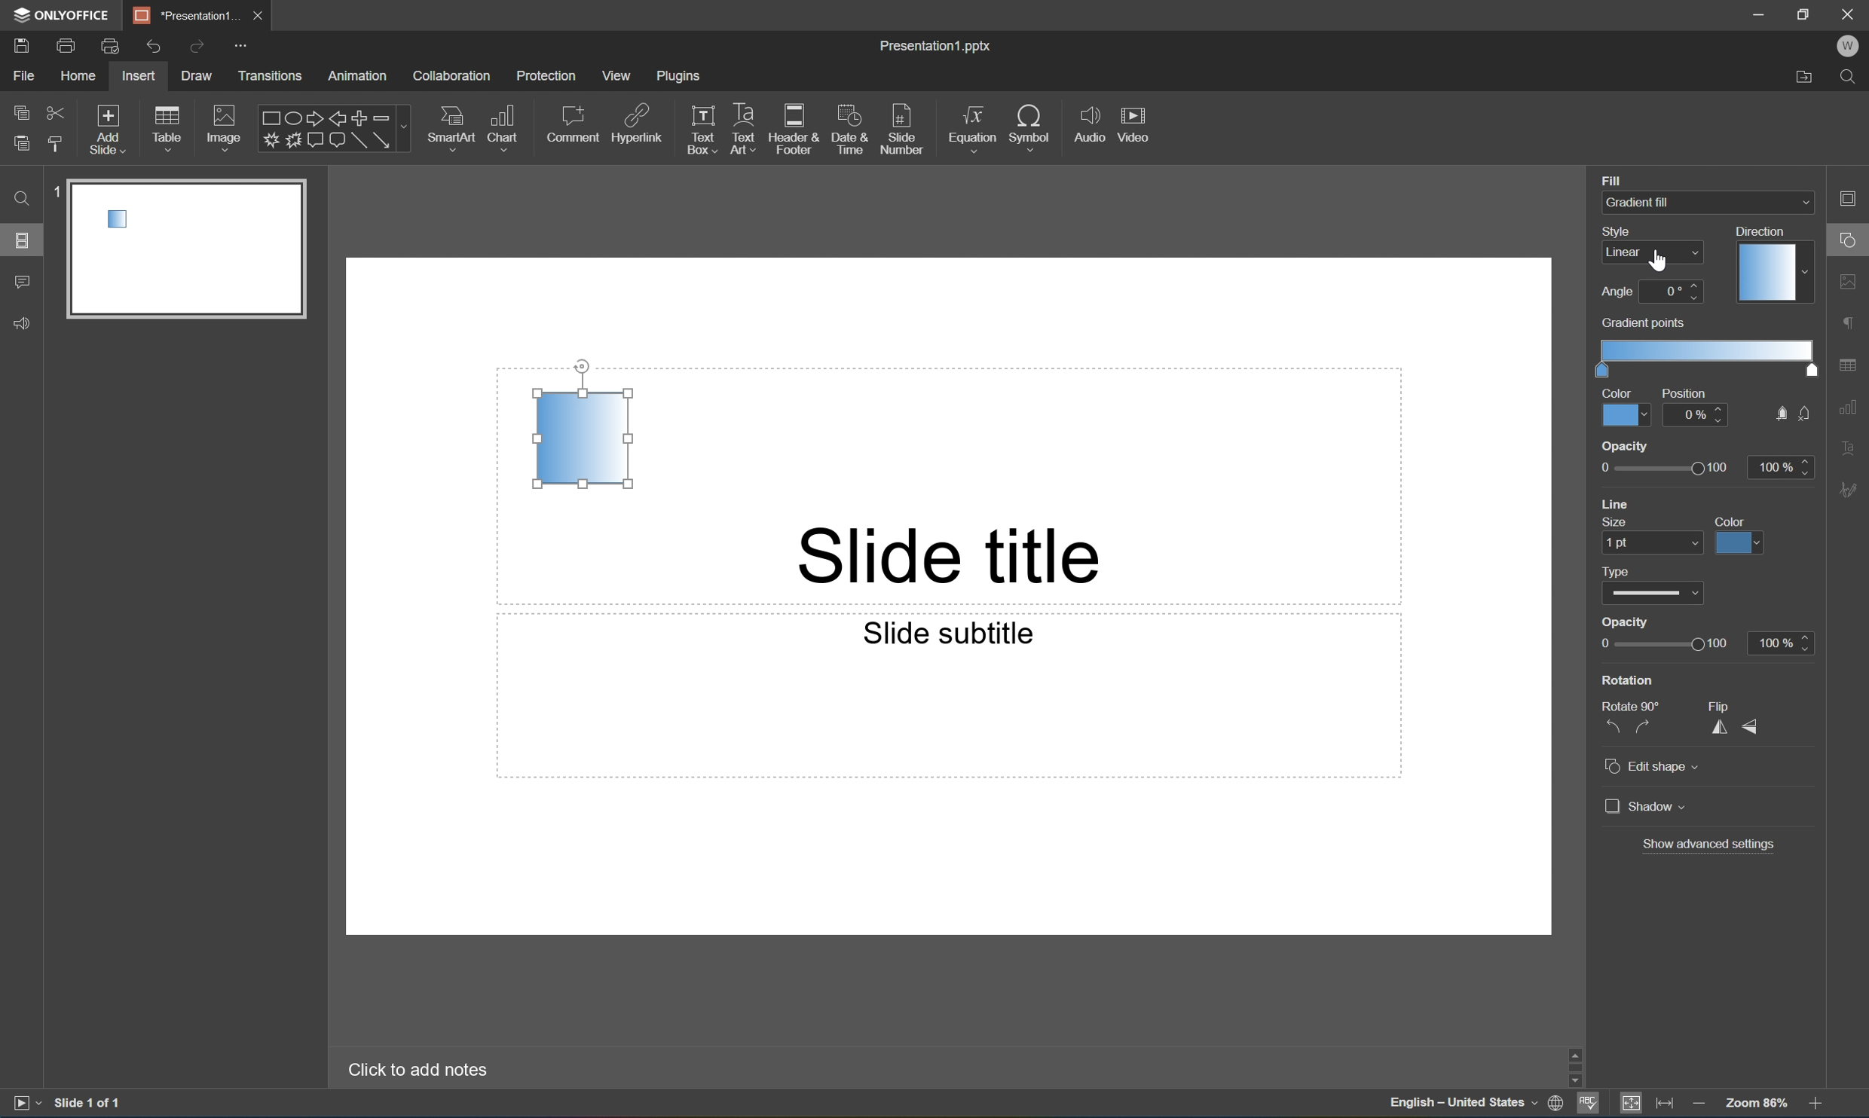 Image resolution: width=1869 pixels, height=1118 pixels. I want to click on Rectangle, so click(359, 142).